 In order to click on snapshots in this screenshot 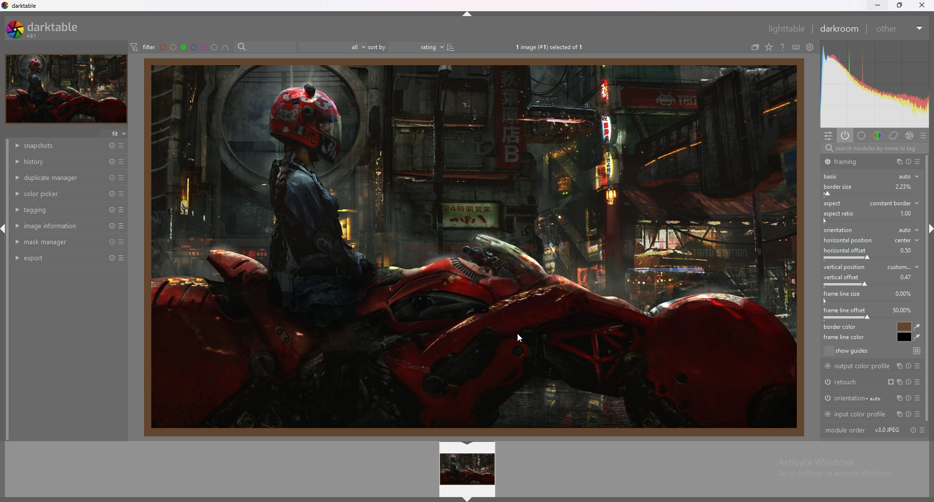, I will do `click(59, 146)`.